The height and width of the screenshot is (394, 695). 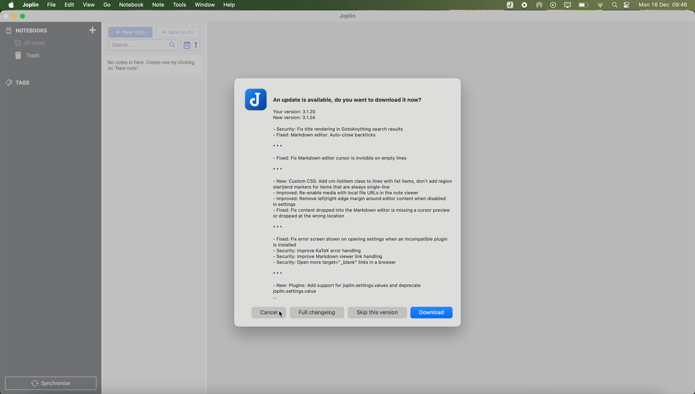 I want to click on notebook, so click(x=131, y=5).